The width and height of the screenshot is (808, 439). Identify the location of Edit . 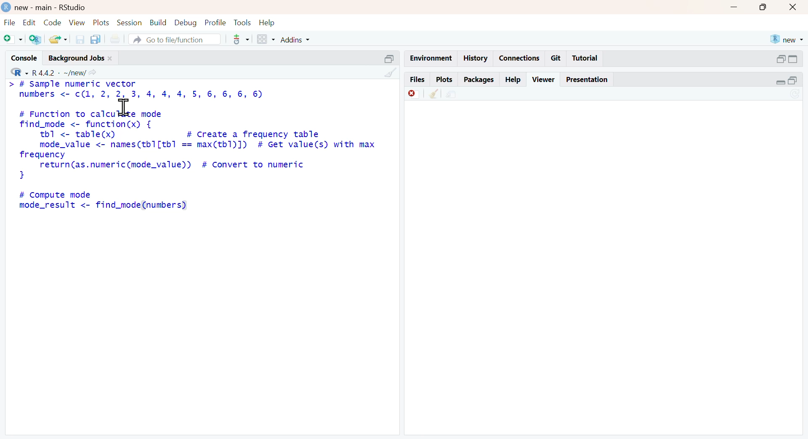
(30, 22).